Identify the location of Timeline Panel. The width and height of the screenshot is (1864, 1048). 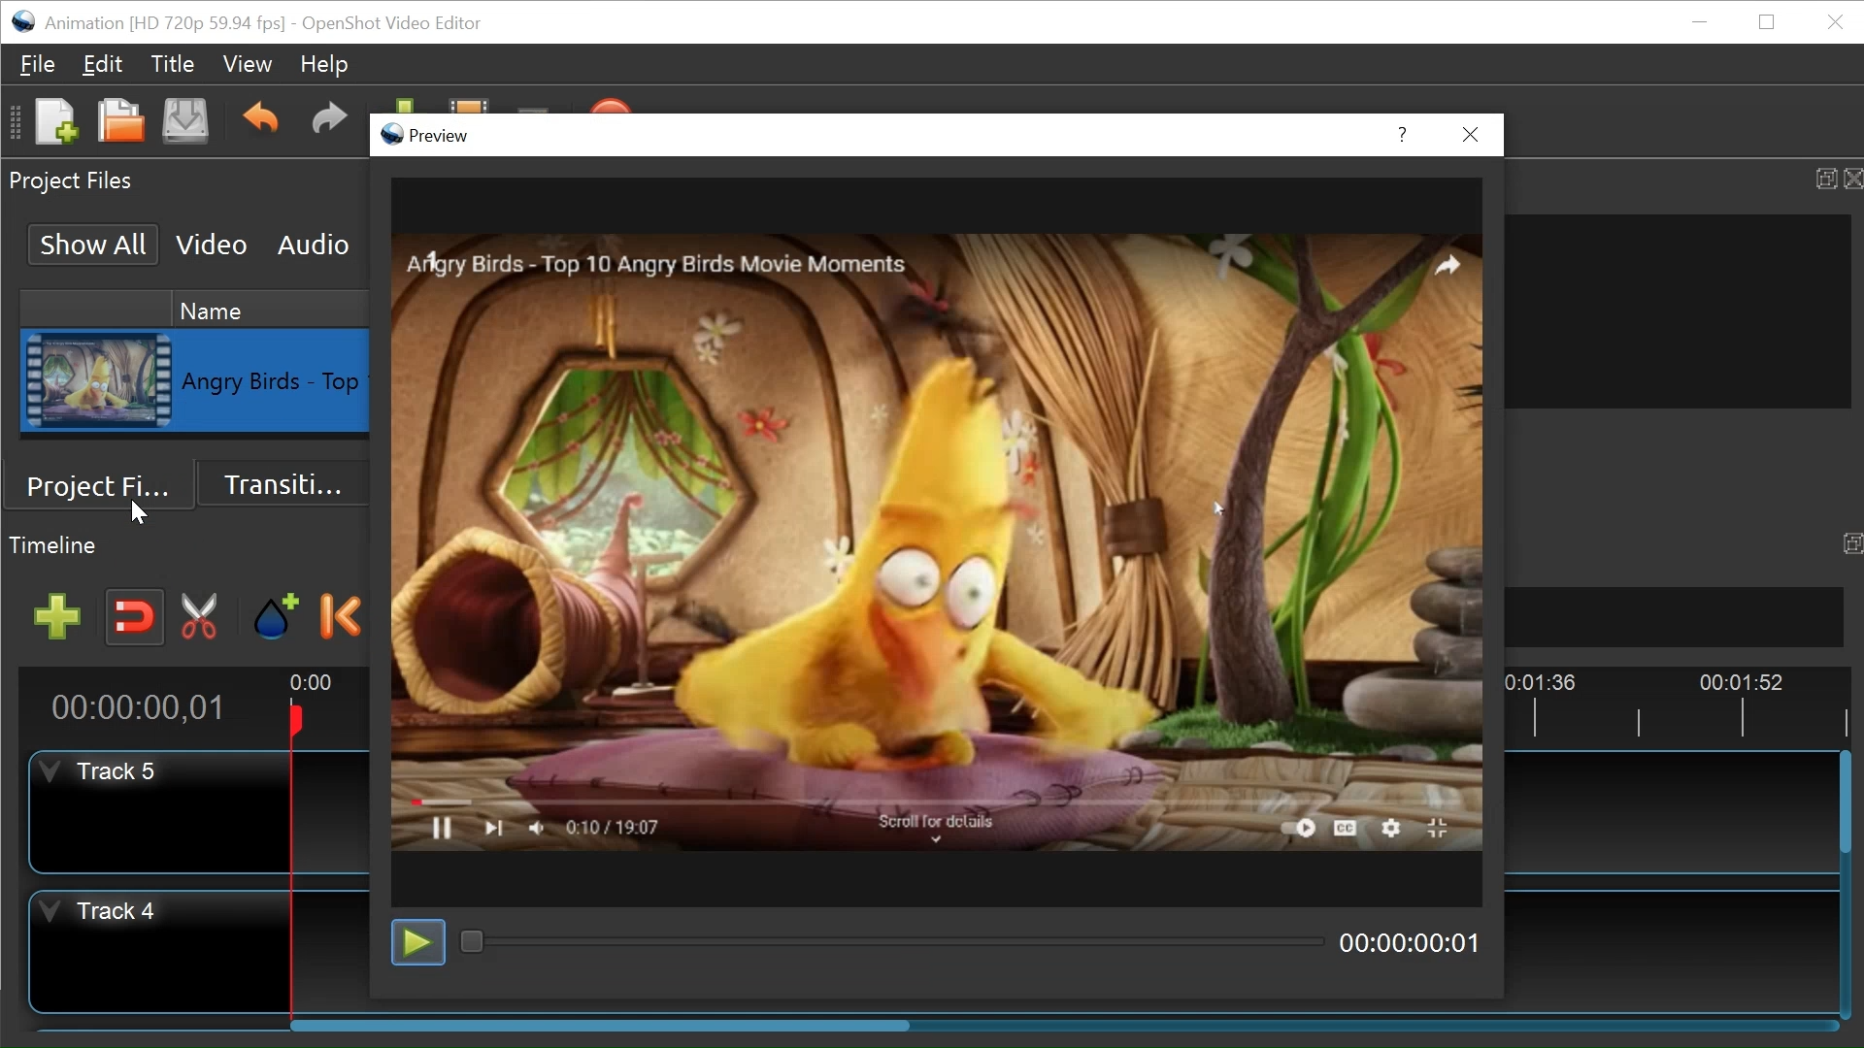
(188, 544).